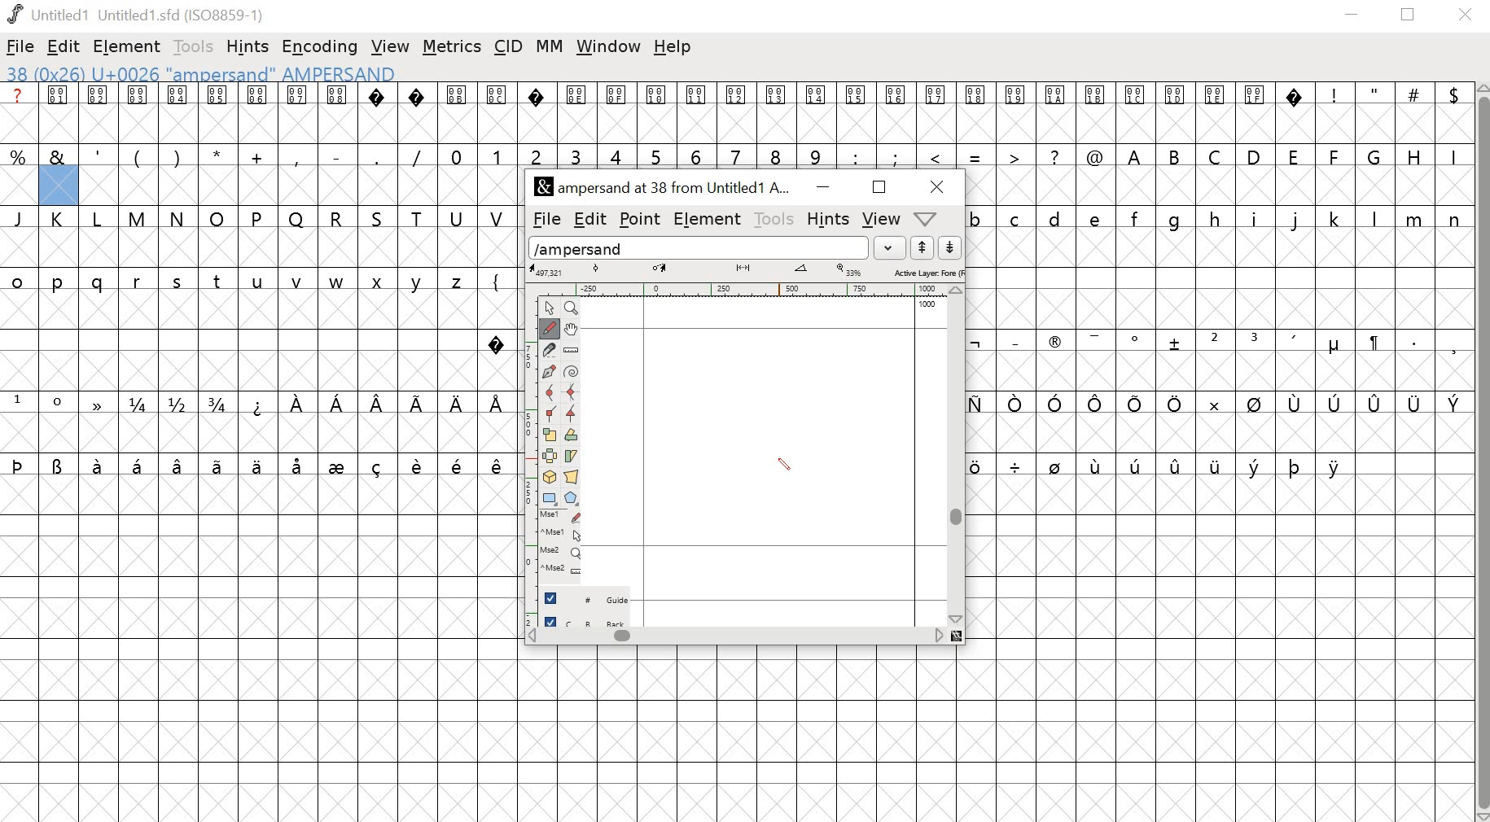 This screenshot has height=822, width=1490. Describe the element at coordinates (1415, 403) in the screenshot. I see `symbol` at that location.